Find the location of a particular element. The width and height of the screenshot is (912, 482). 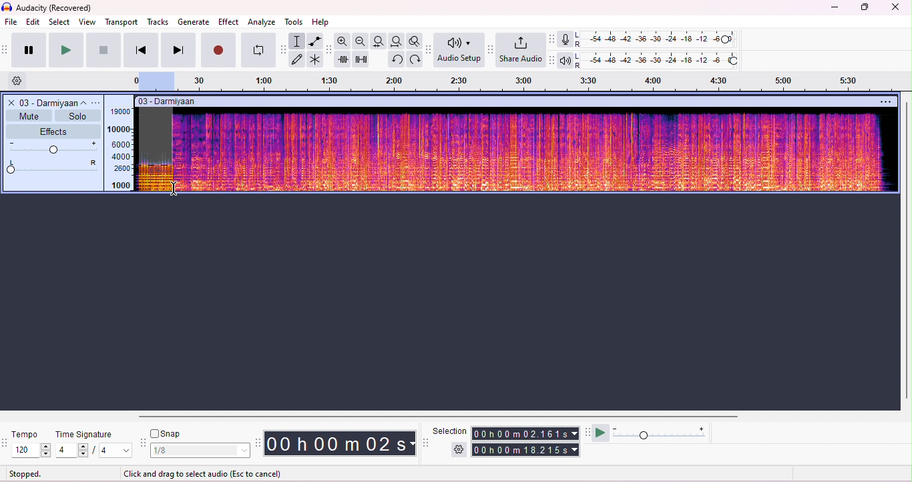

options is located at coordinates (885, 101).